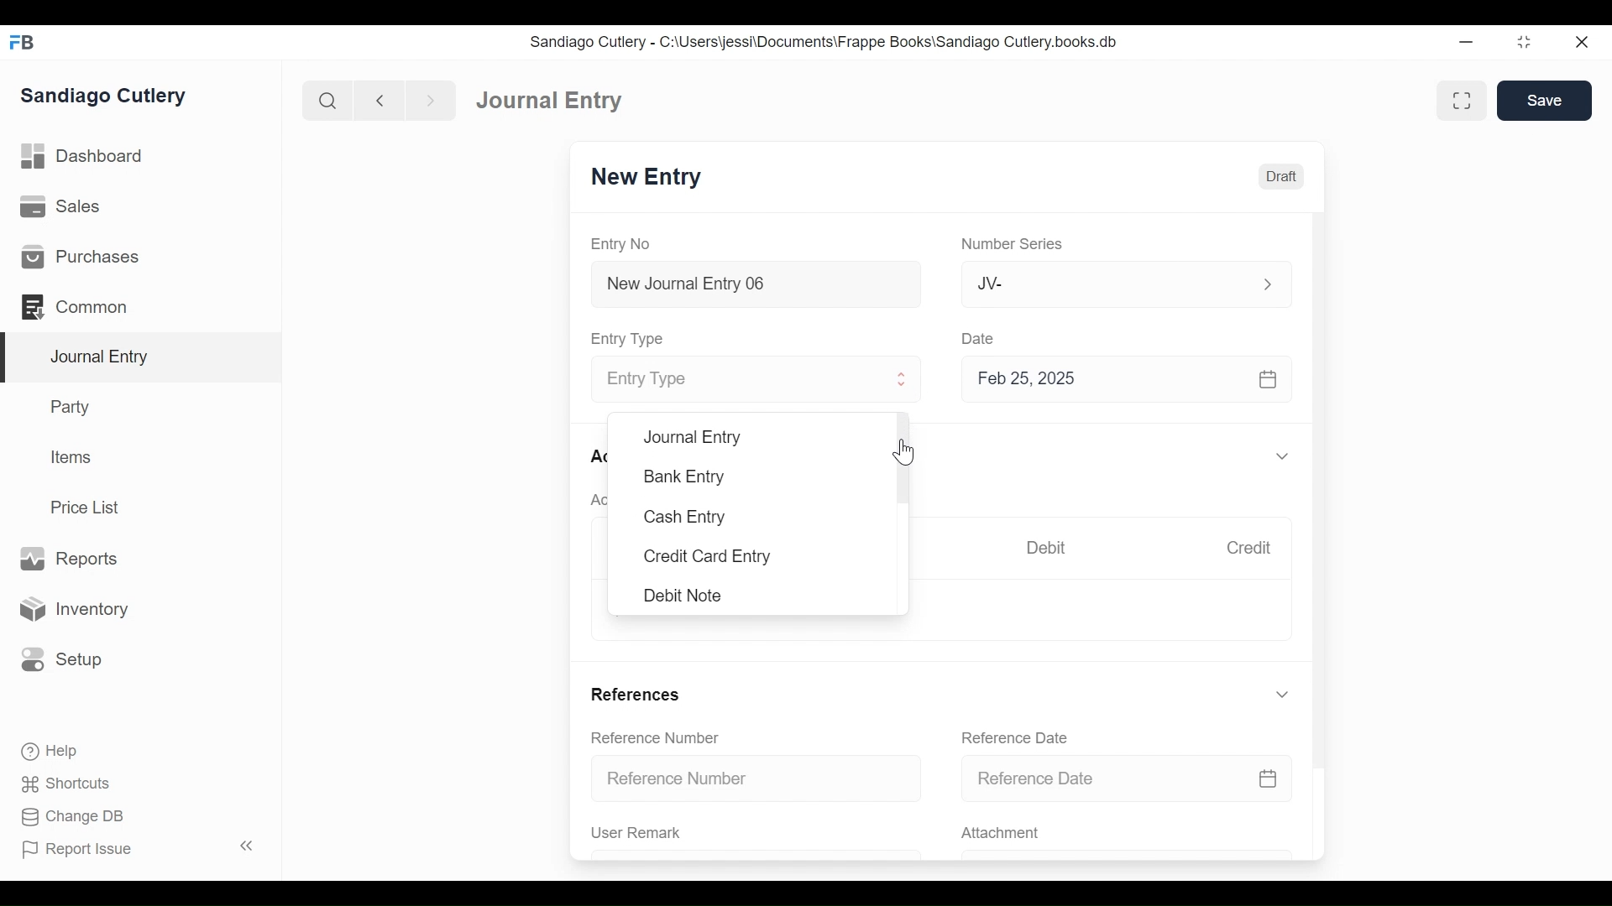 This screenshot has height=906, width=1612. I want to click on Help, so click(48, 750).